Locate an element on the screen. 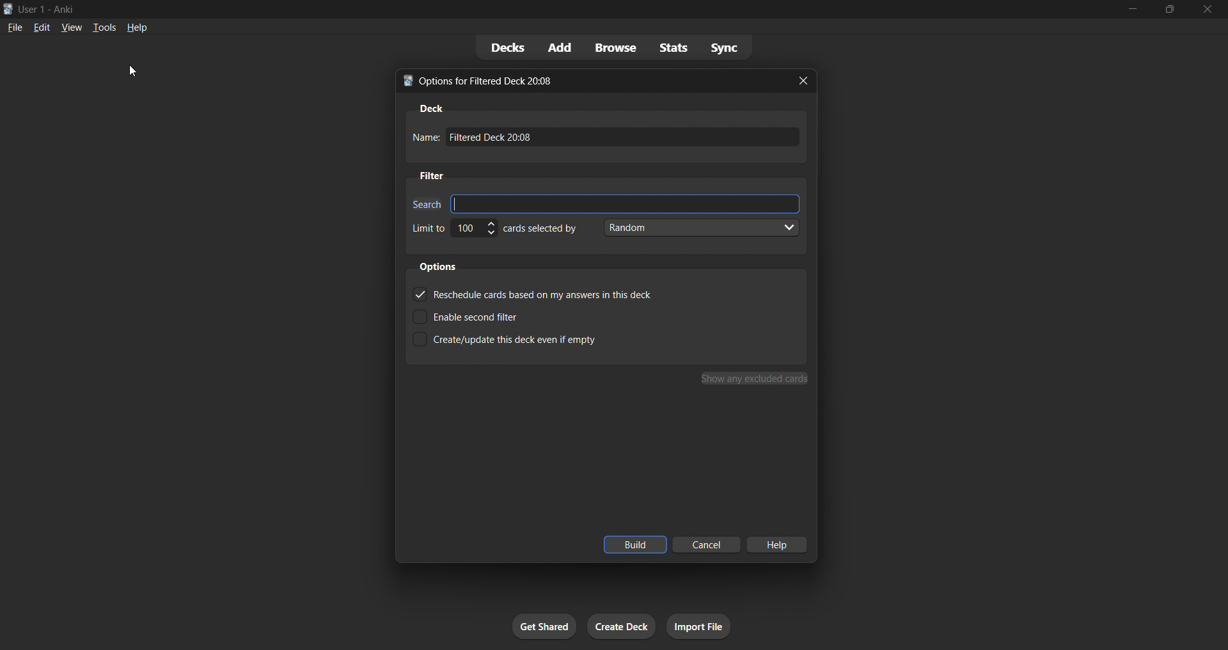 The height and width of the screenshot is (650, 1228). name is located at coordinates (425, 136).